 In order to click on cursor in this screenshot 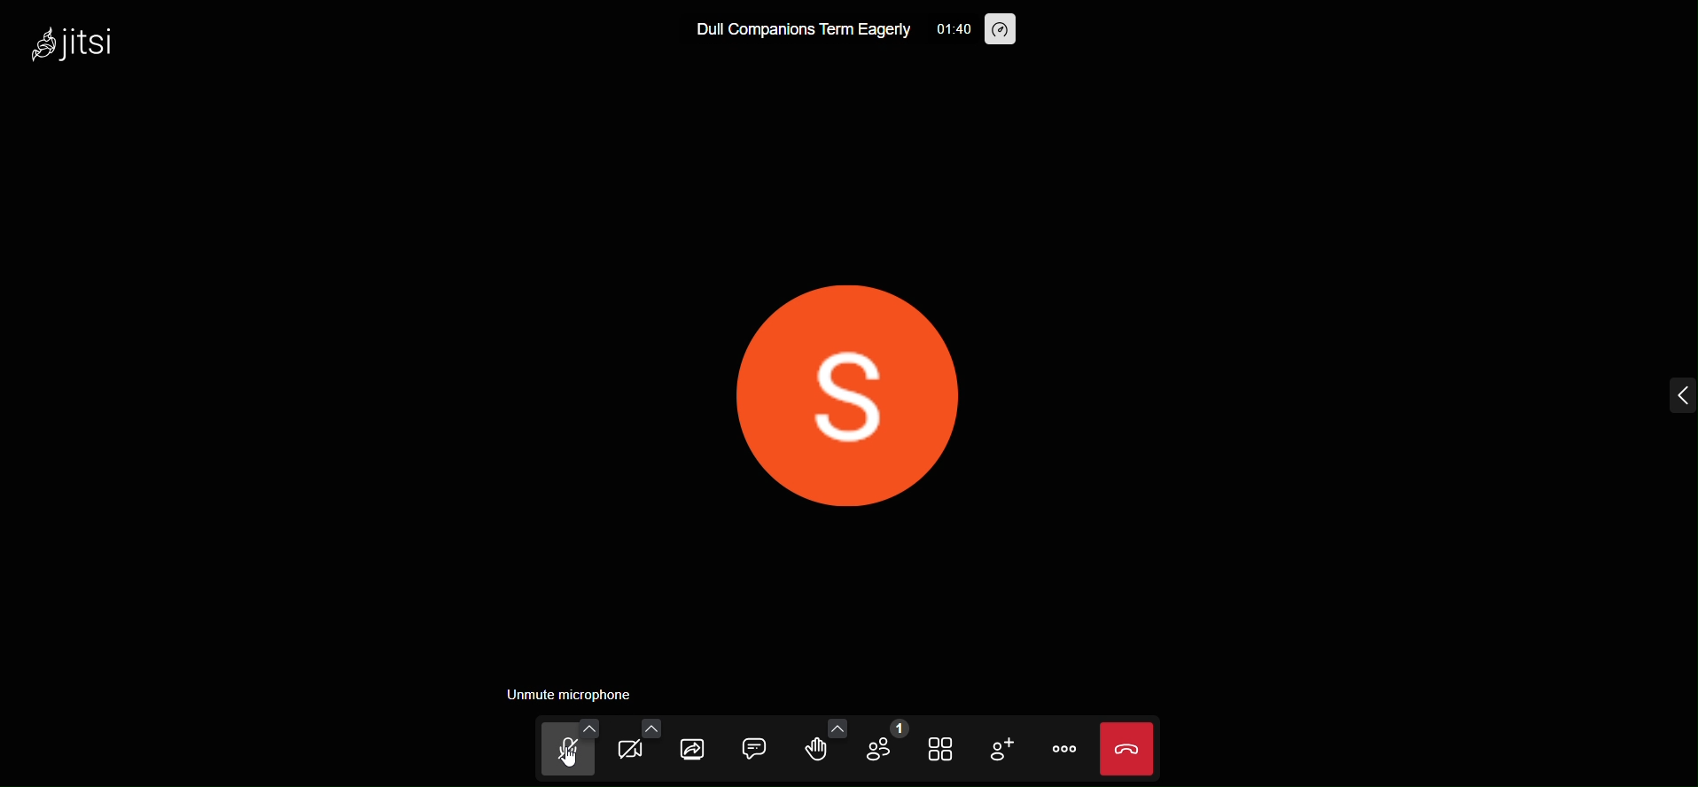, I will do `click(570, 767)`.